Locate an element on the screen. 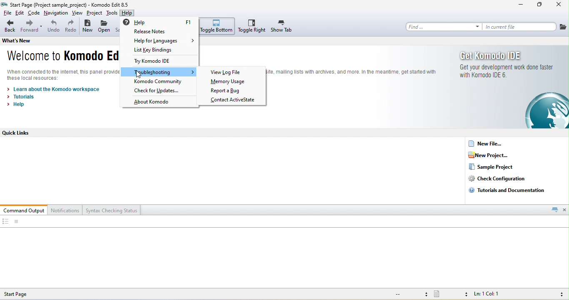 This screenshot has height=300, width=569. check for updates is located at coordinates (160, 91).